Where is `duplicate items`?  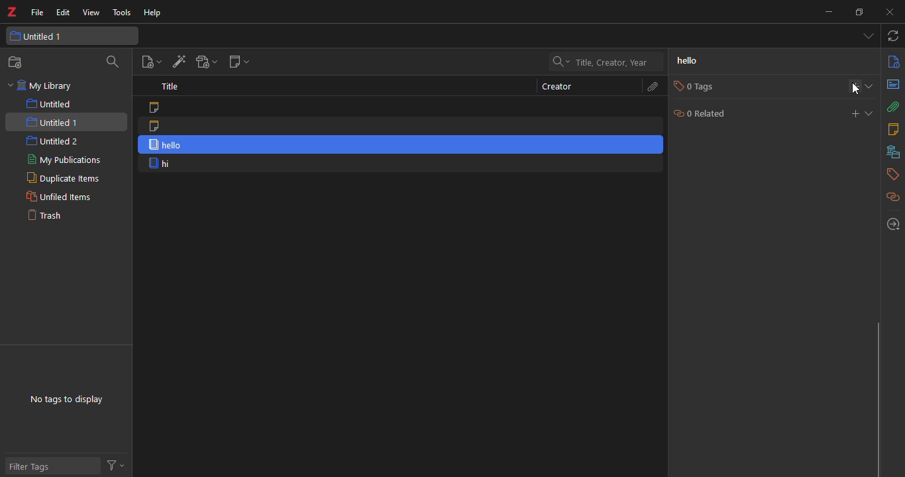
duplicate items is located at coordinates (60, 179).